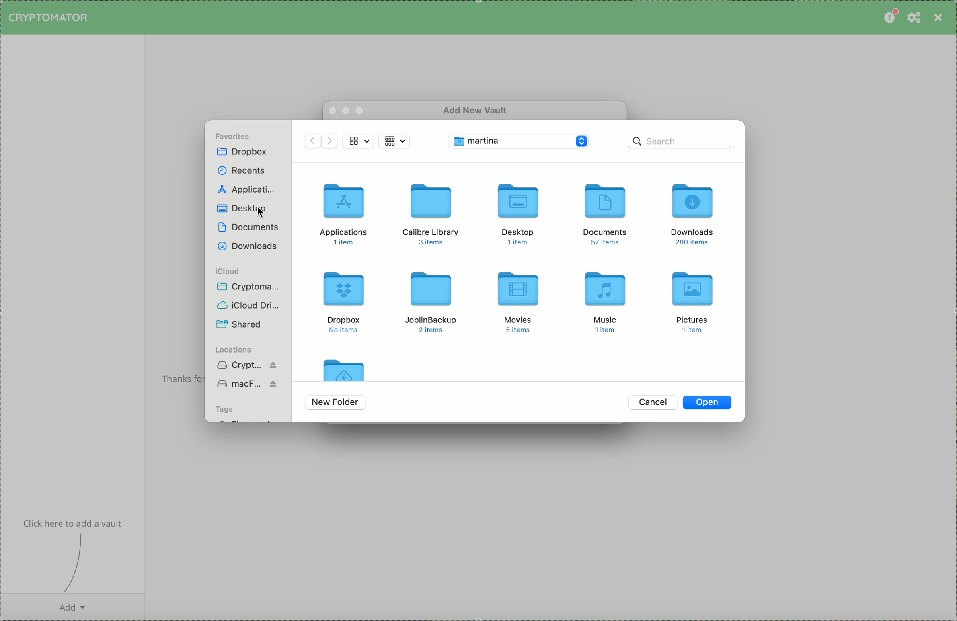 The image size is (957, 621). I want to click on add, so click(86, 607).